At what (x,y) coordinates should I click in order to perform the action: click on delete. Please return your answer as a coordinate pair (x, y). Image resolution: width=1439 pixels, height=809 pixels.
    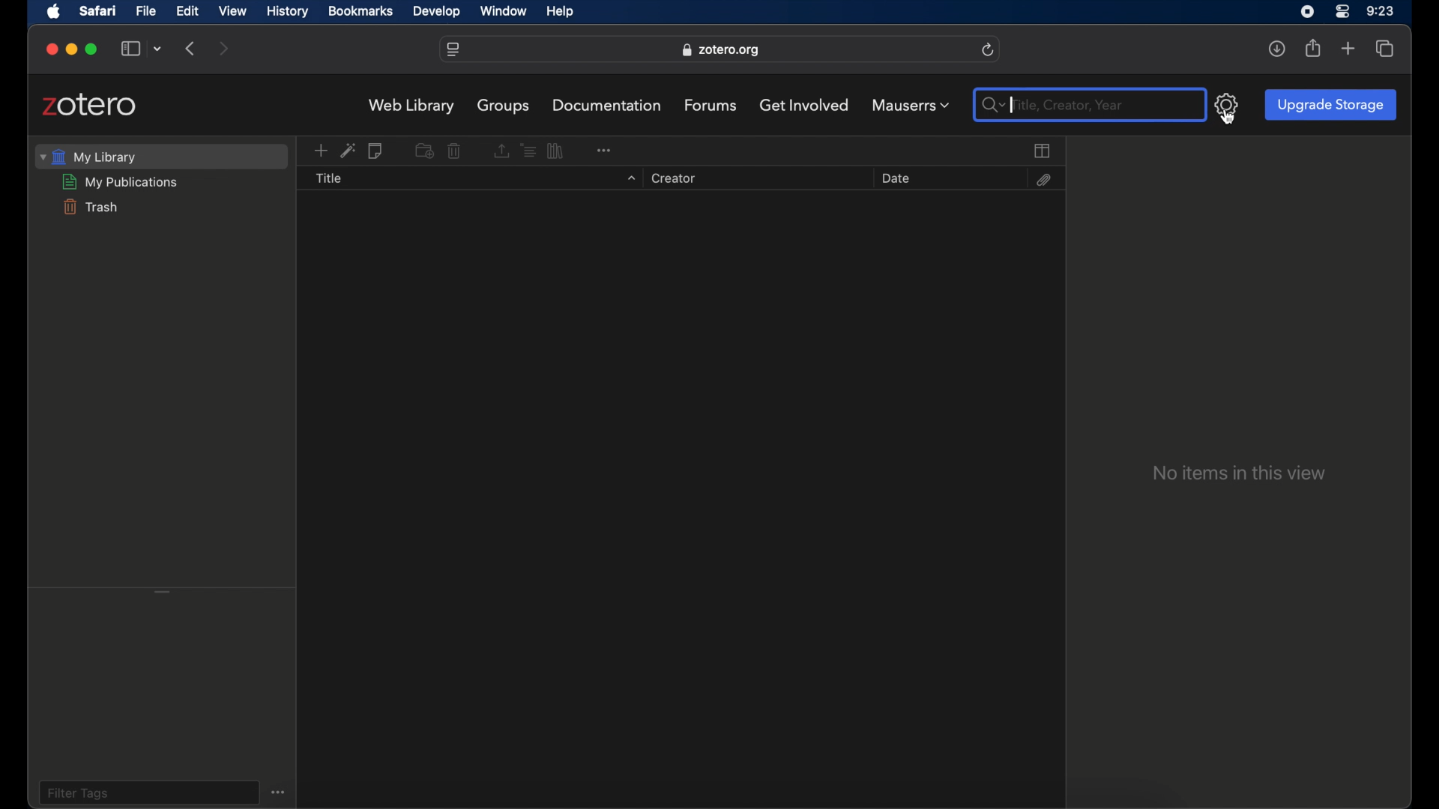
    Looking at the image, I should click on (454, 151).